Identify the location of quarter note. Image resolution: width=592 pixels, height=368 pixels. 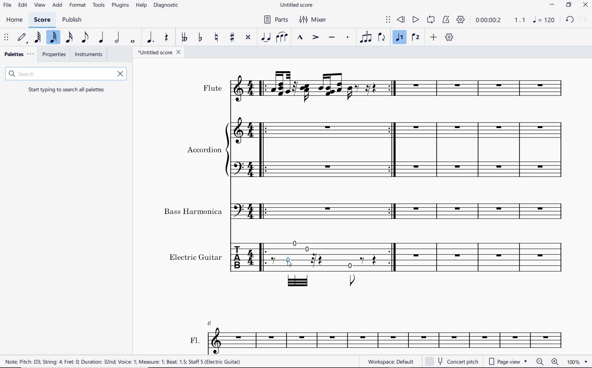
(101, 38).